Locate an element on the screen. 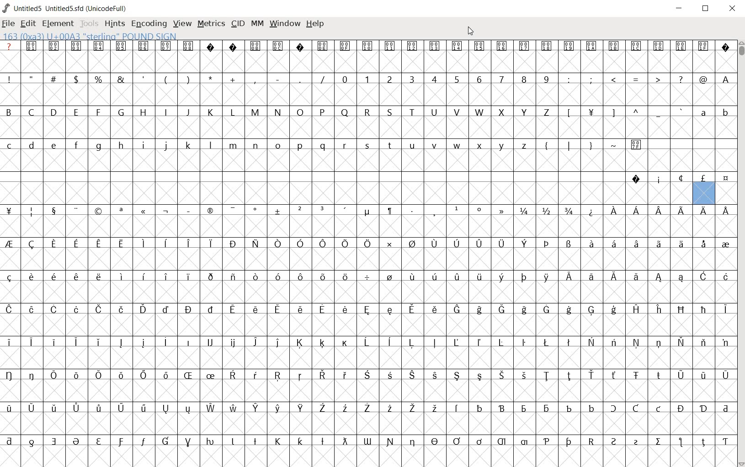 The image size is (745, 467). M is located at coordinates (255, 111).